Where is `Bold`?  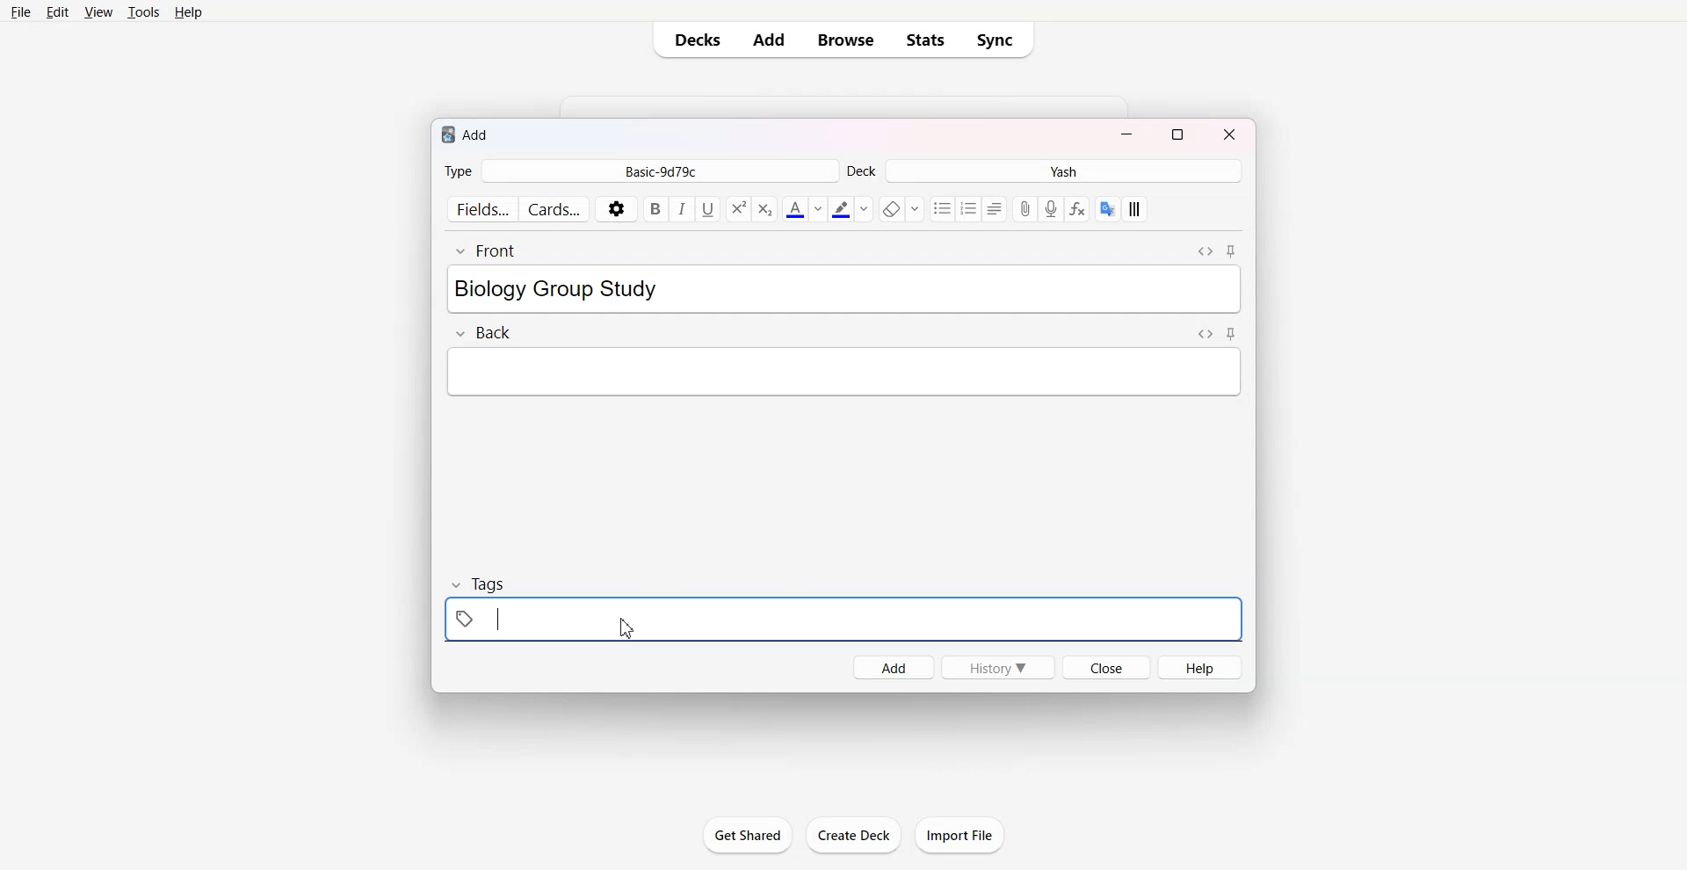
Bold is located at coordinates (655, 209).